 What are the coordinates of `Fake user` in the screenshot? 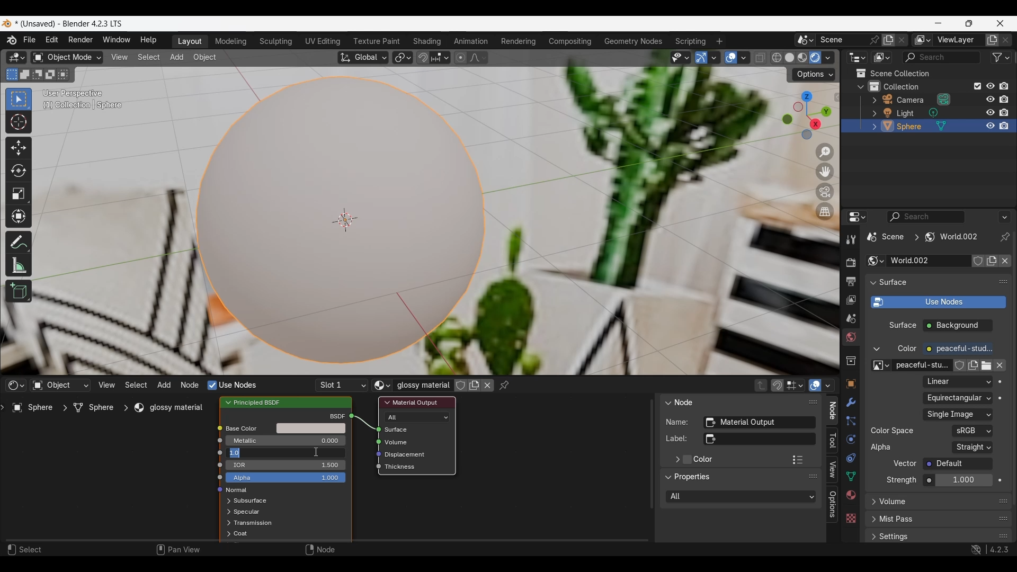 It's located at (960, 365).